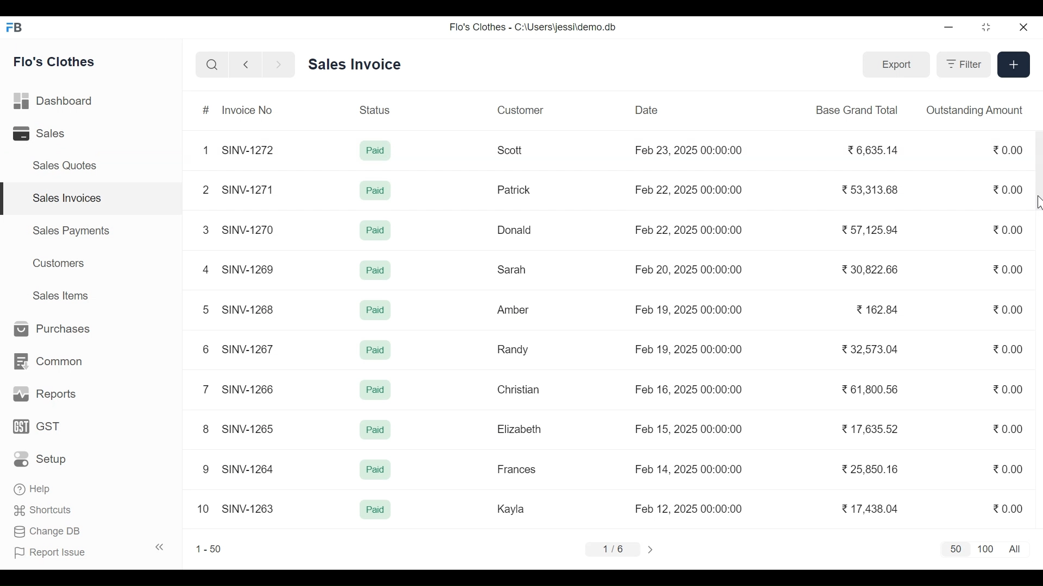 This screenshot has height=586, width=1043. Describe the element at coordinates (987, 28) in the screenshot. I see `Restore` at that location.